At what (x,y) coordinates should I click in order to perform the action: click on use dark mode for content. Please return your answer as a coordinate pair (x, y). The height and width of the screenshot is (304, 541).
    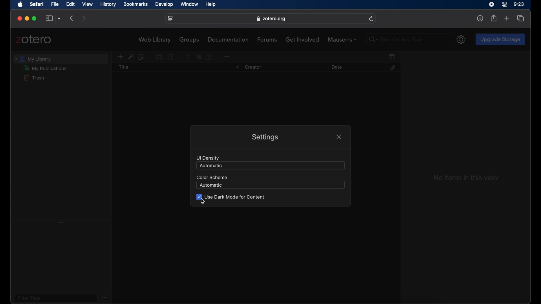
    Looking at the image, I should click on (230, 197).